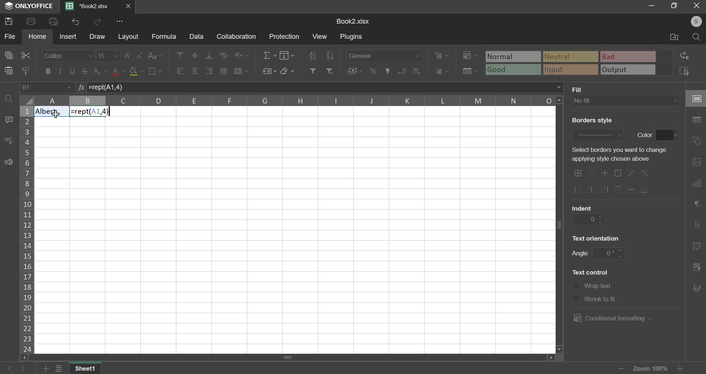  I want to click on text, so click(593, 273).